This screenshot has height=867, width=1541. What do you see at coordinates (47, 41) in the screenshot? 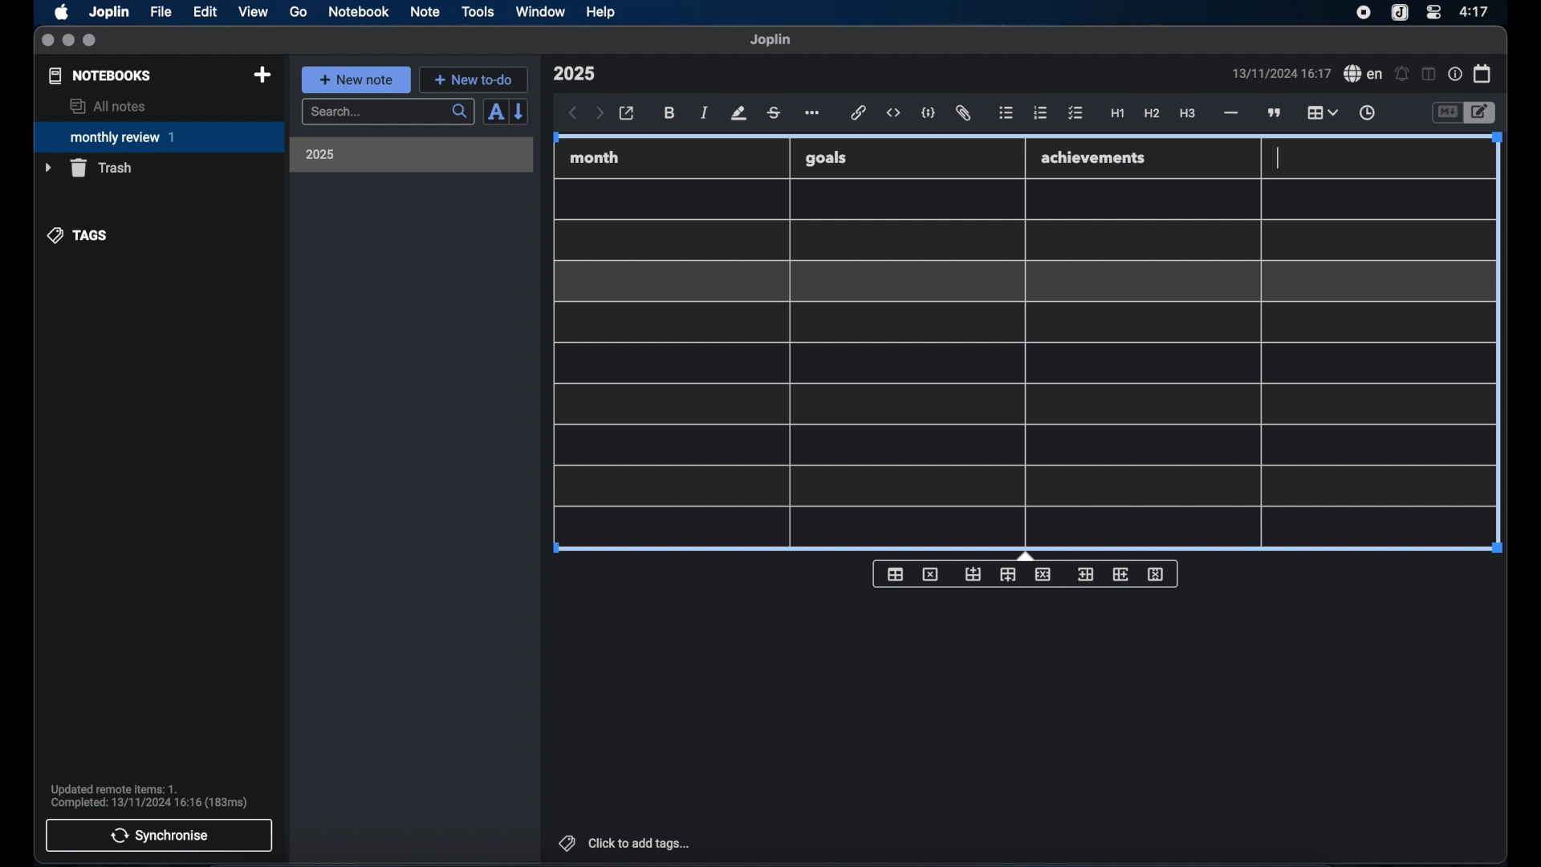
I see `close` at bounding box center [47, 41].